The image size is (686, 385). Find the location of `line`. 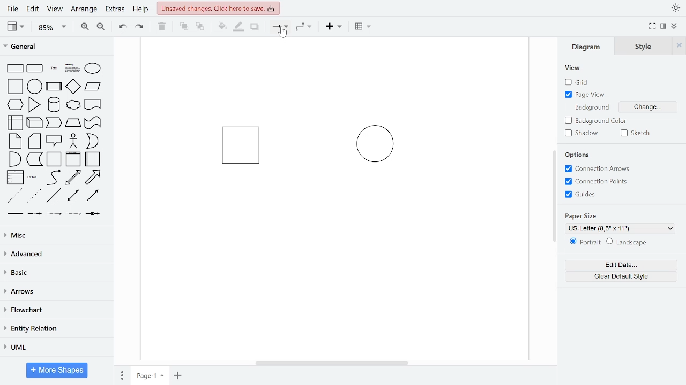

line is located at coordinates (54, 196).